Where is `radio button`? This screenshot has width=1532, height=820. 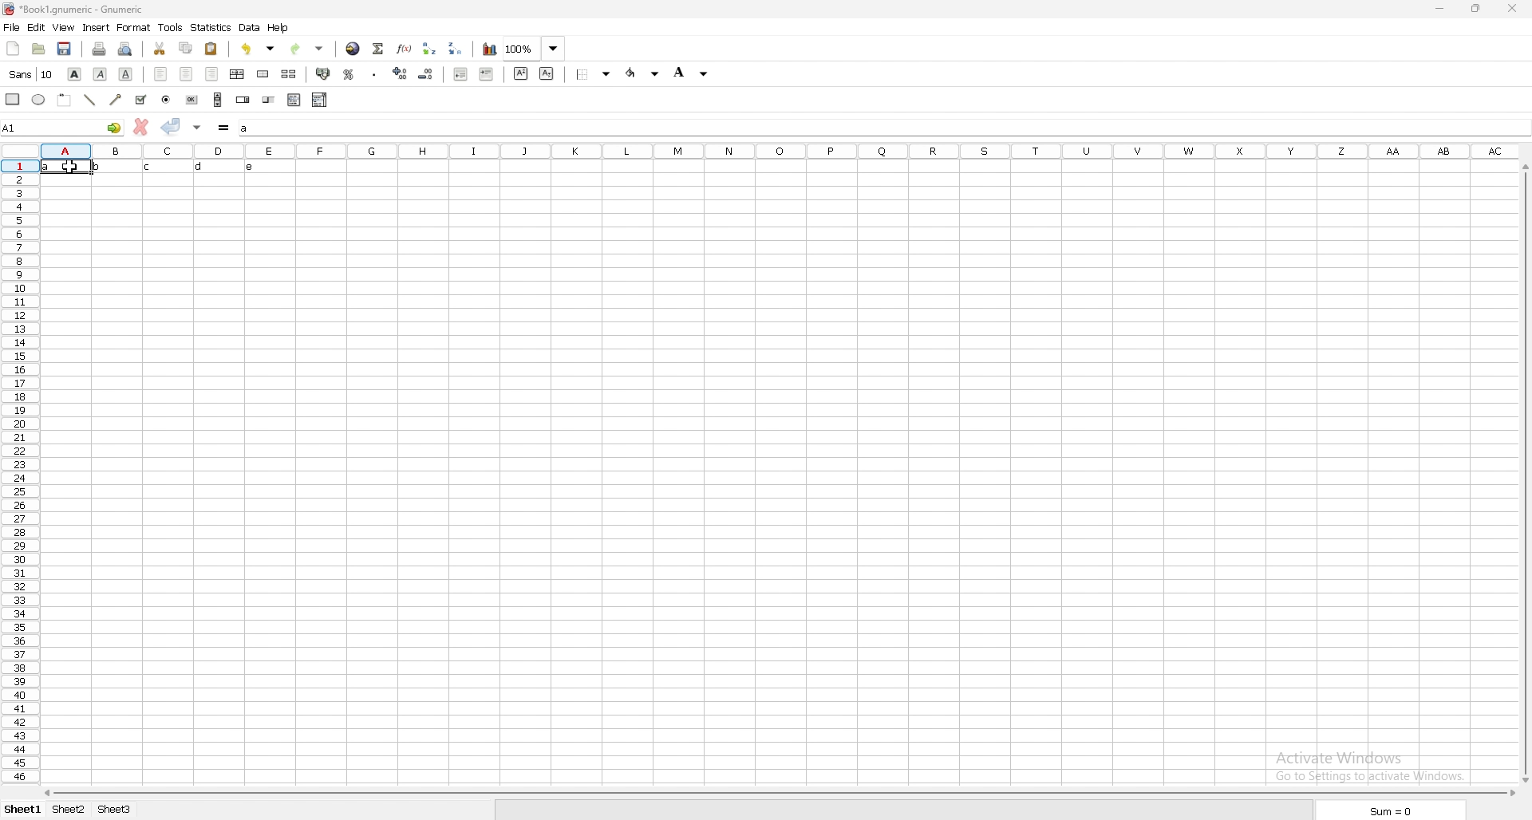
radio button is located at coordinates (166, 101).